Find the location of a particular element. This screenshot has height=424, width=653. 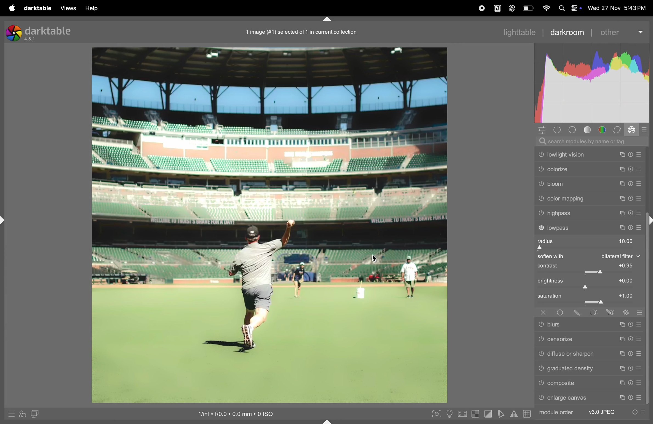

darkroom is located at coordinates (566, 32).